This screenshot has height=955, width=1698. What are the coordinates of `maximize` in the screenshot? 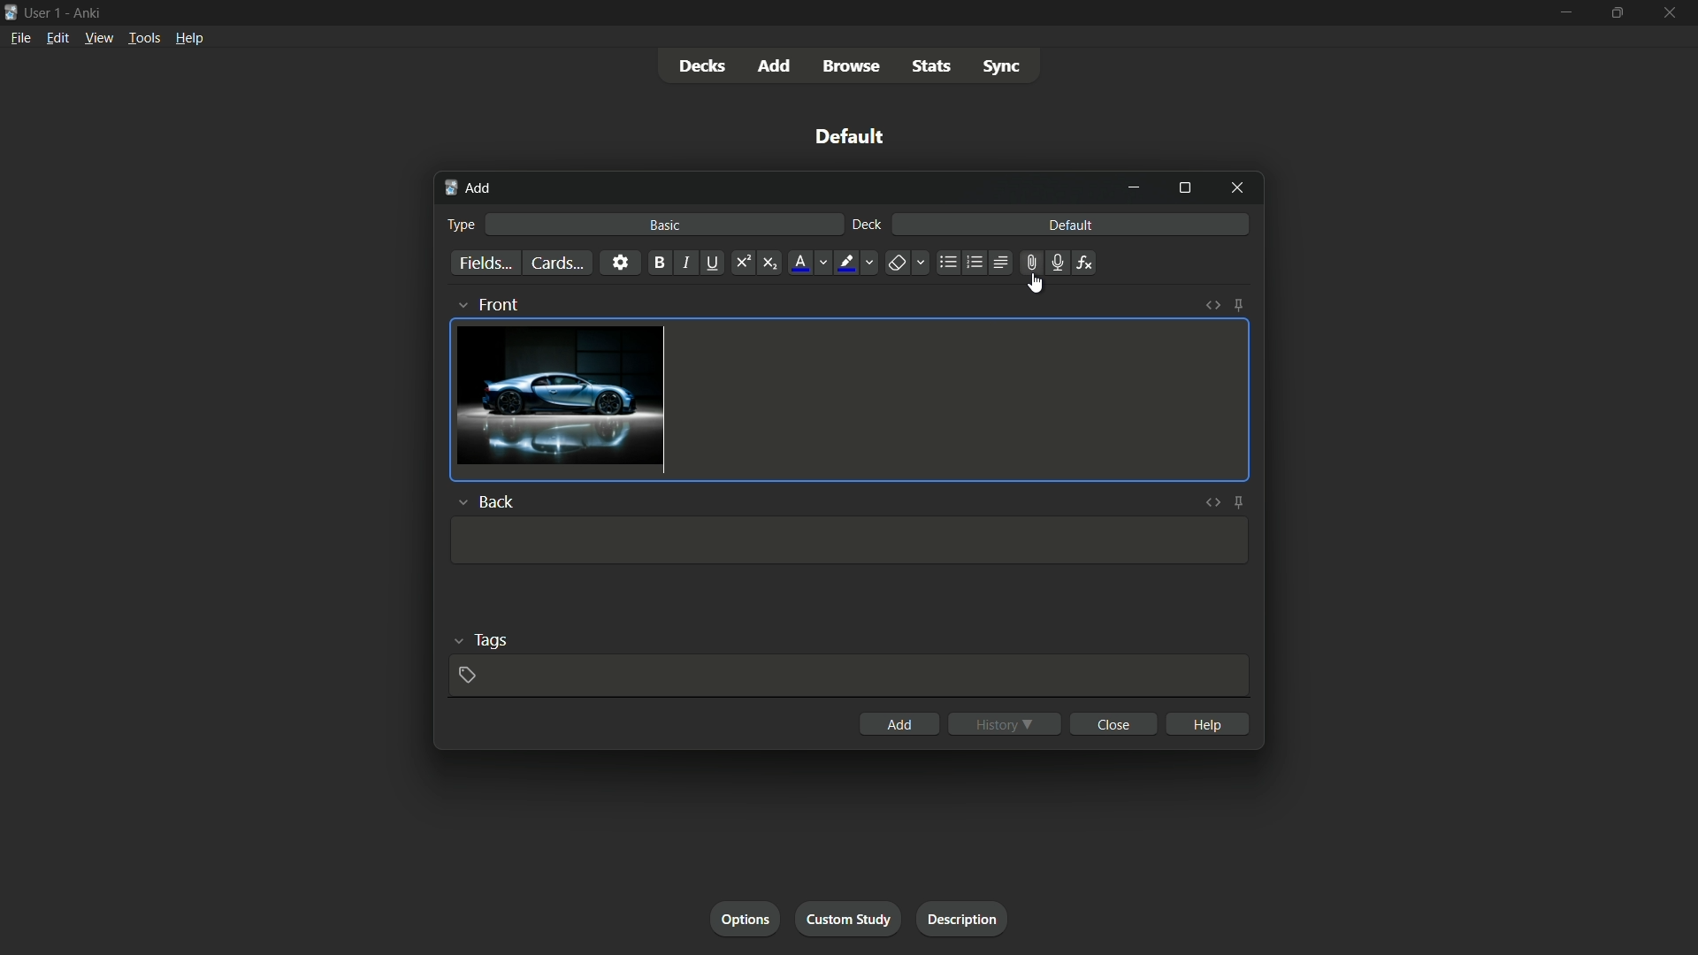 It's located at (1618, 13).